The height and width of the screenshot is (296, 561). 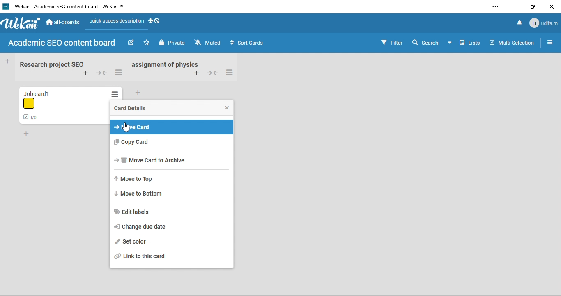 What do you see at coordinates (197, 75) in the screenshot?
I see `add card` at bounding box center [197, 75].